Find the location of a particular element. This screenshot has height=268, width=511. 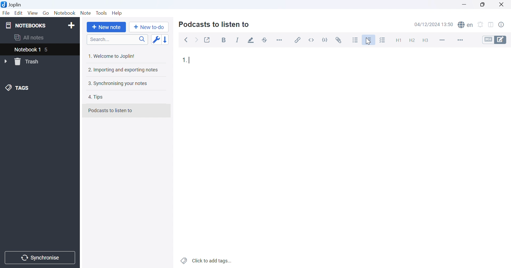

Edit is located at coordinates (19, 13).